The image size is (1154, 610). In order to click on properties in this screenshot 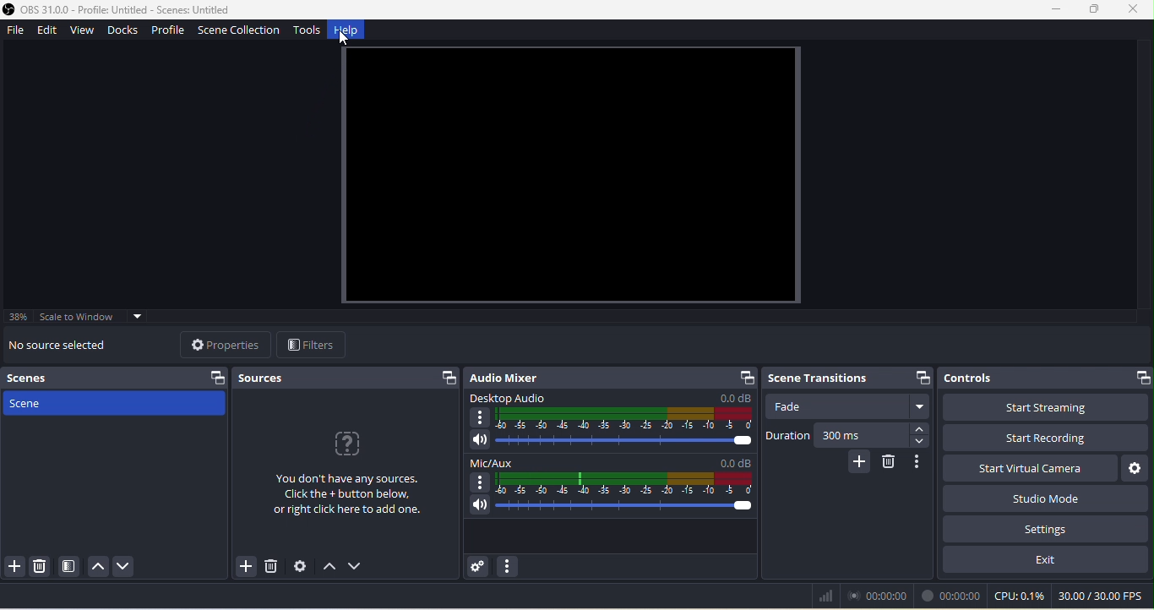, I will do `click(223, 344)`.